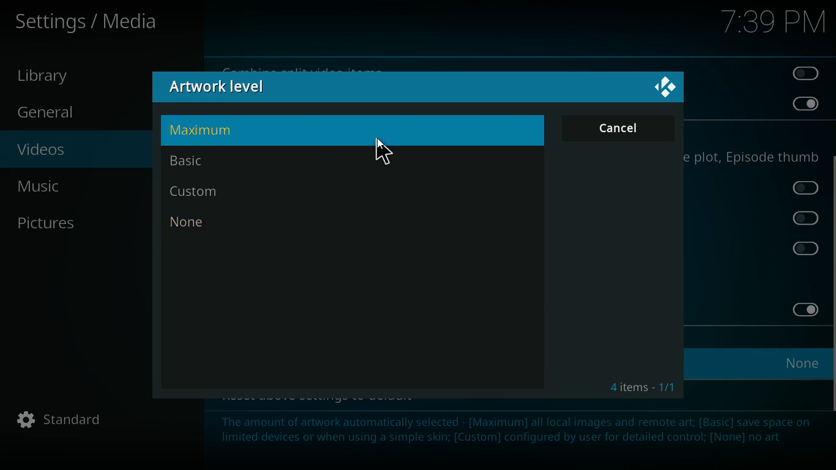 This screenshot has width=836, height=470. I want to click on Library, so click(54, 76).